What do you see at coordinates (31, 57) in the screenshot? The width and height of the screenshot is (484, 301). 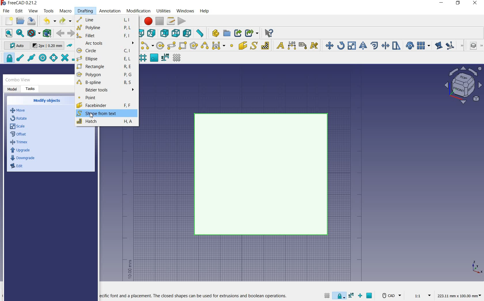 I see `snap midpoint` at bounding box center [31, 57].